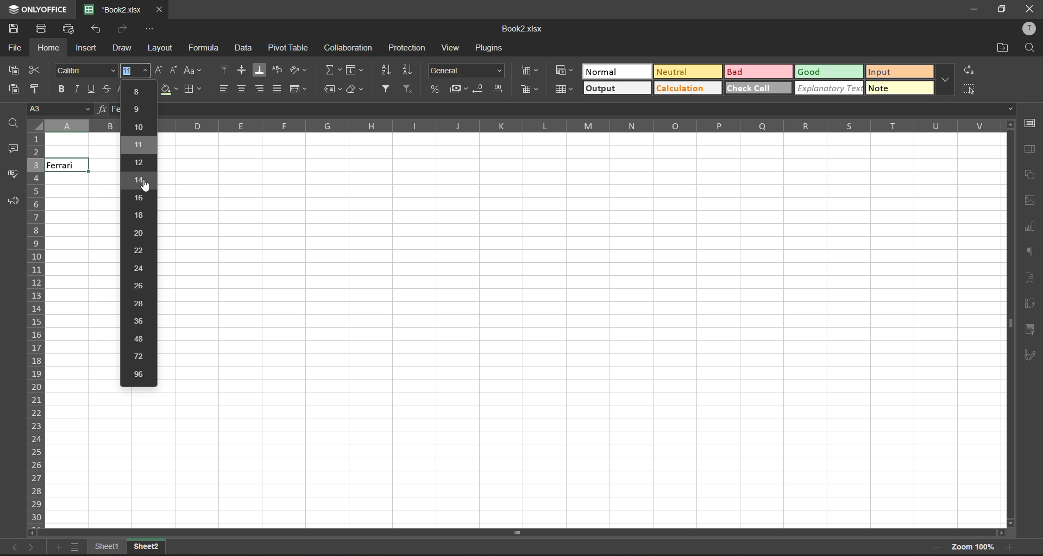  I want to click on feedback, so click(13, 202).